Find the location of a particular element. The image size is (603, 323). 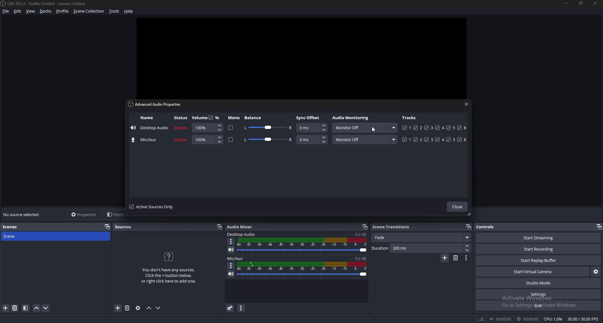

scene transitions is located at coordinates (392, 227).